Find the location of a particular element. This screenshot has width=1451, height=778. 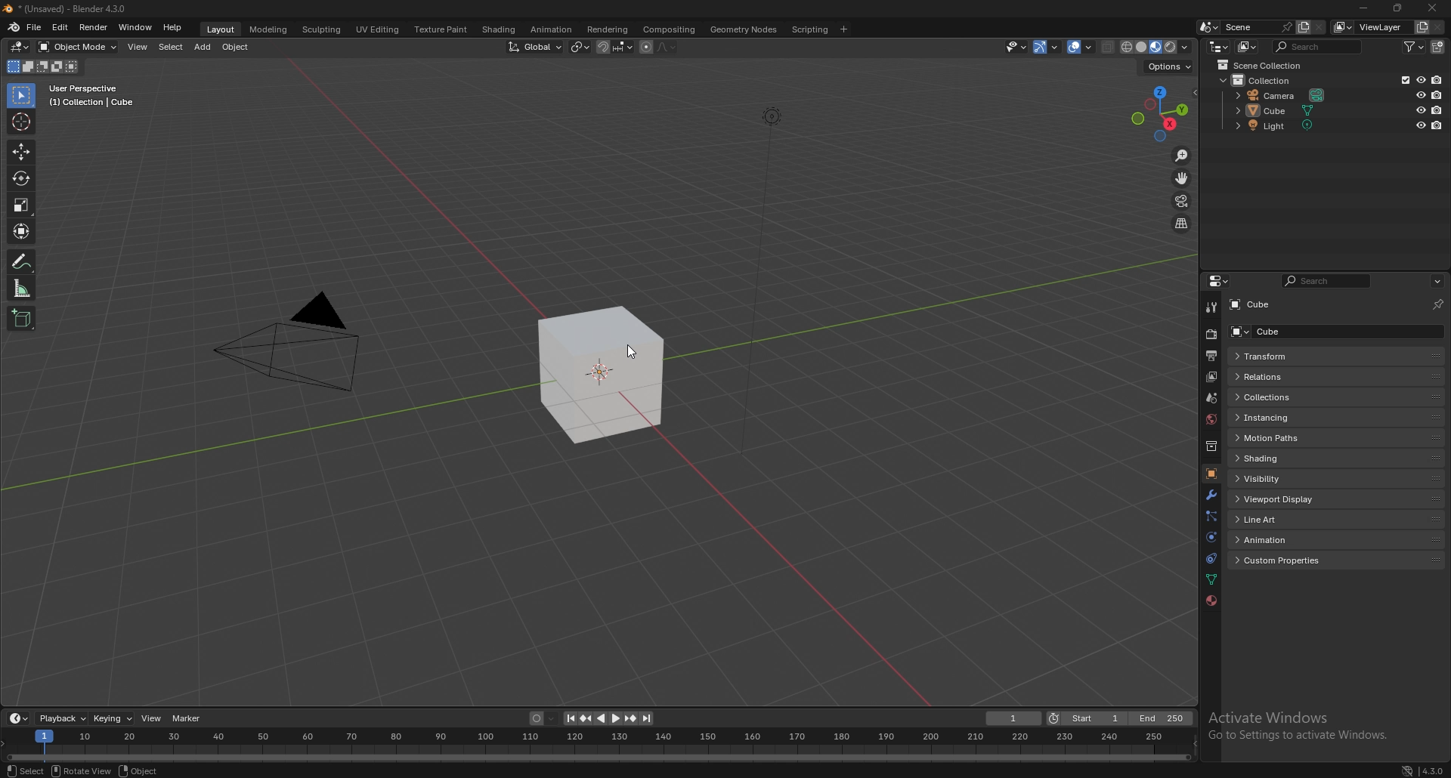

hide in viewport is located at coordinates (1421, 110).